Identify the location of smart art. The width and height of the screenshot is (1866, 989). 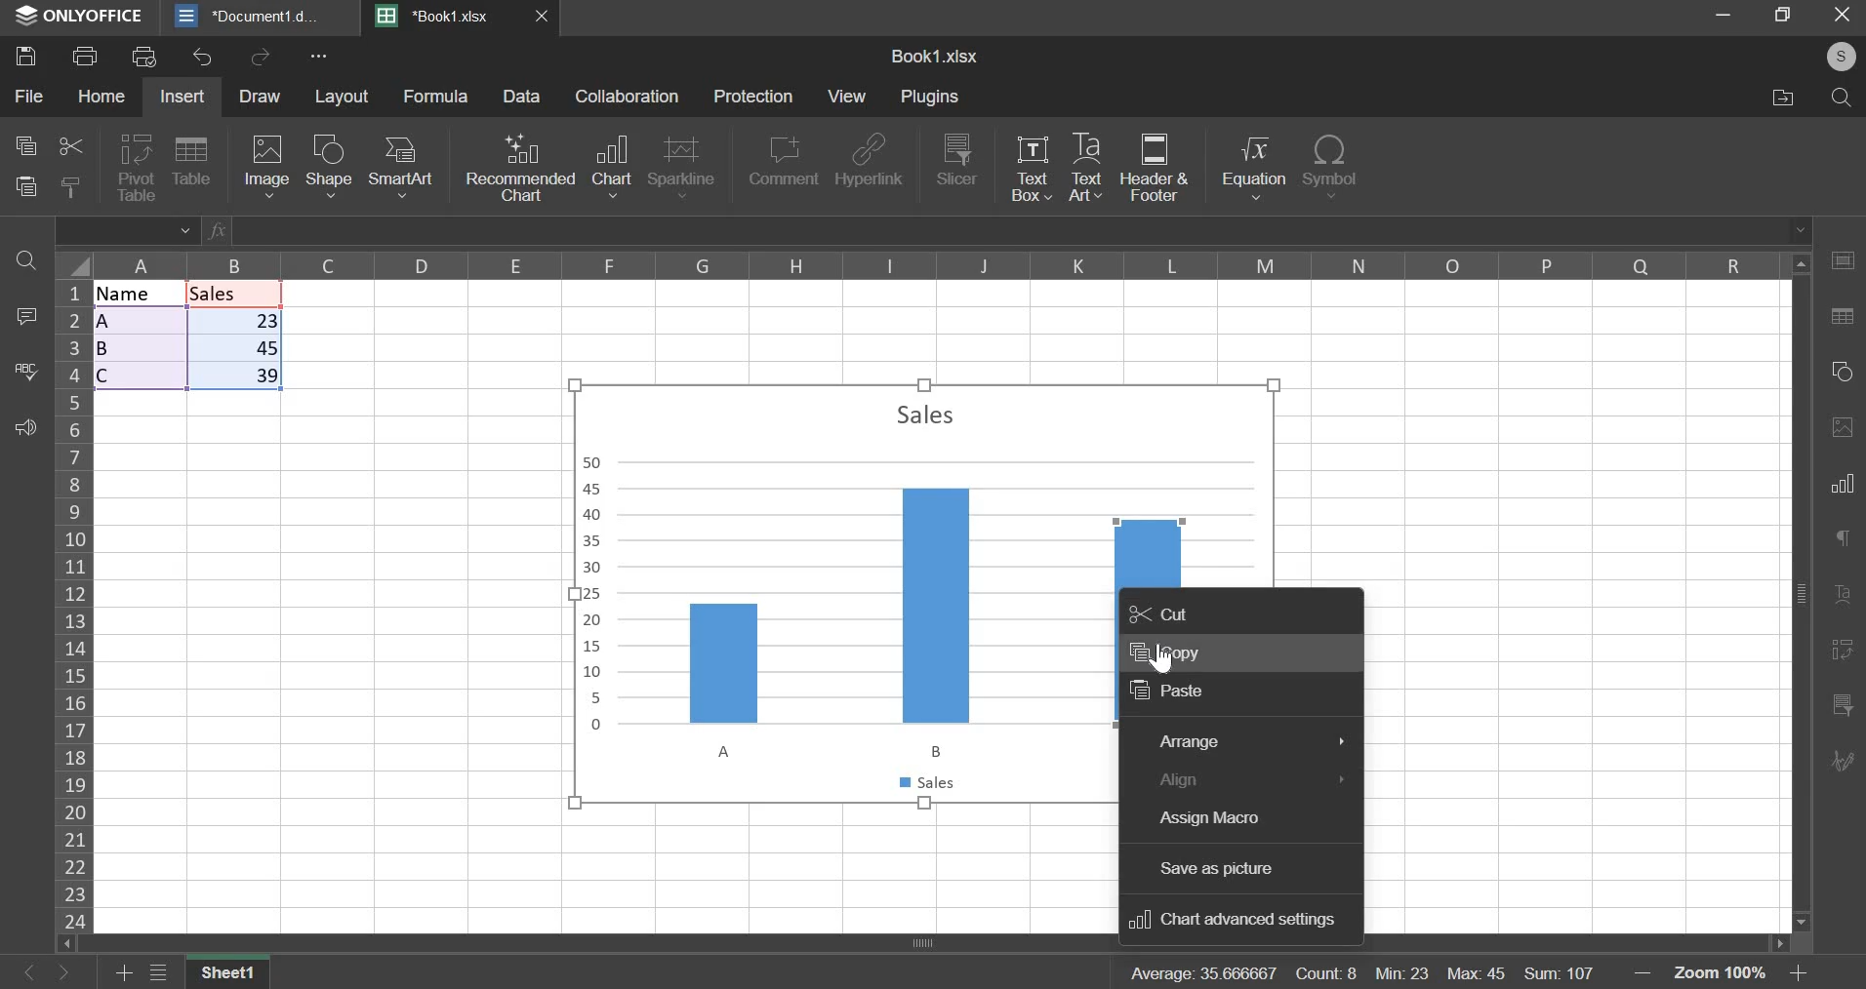
(401, 167).